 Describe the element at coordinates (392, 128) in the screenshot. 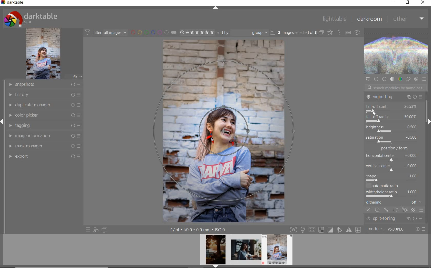

I see `brightness` at that location.